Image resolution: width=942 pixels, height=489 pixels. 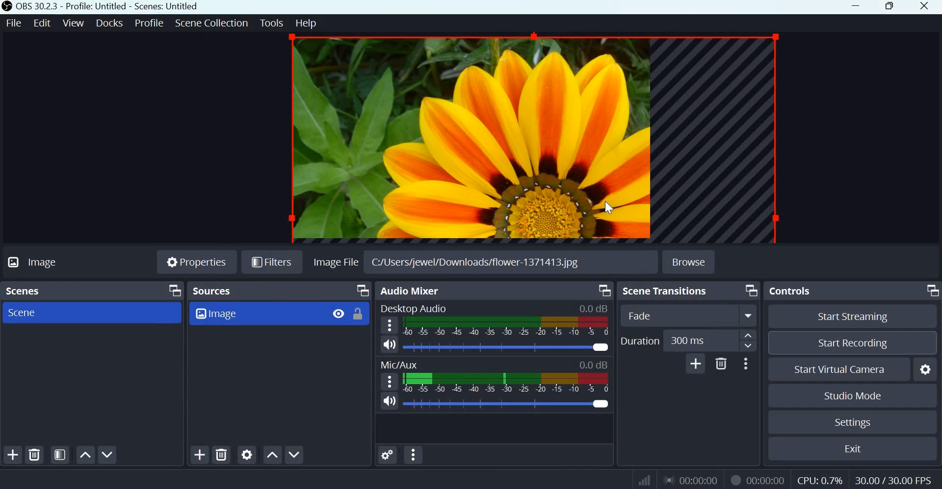 What do you see at coordinates (247, 454) in the screenshot?
I see `Open source properties` at bounding box center [247, 454].